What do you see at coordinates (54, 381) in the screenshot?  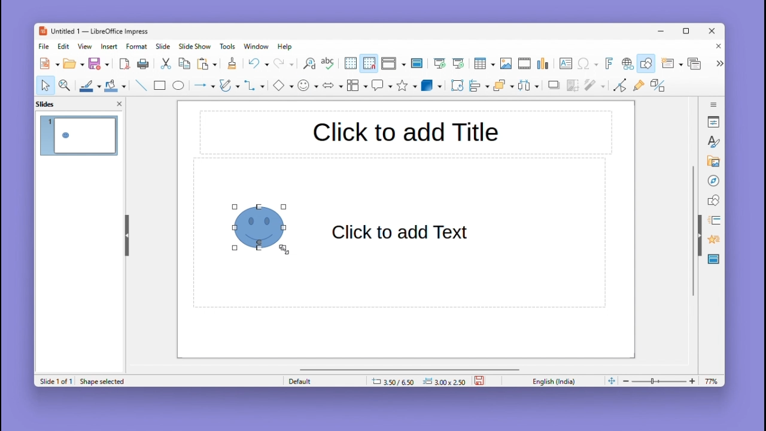 I see `Slide one of one` at bounding box center [54, 381].